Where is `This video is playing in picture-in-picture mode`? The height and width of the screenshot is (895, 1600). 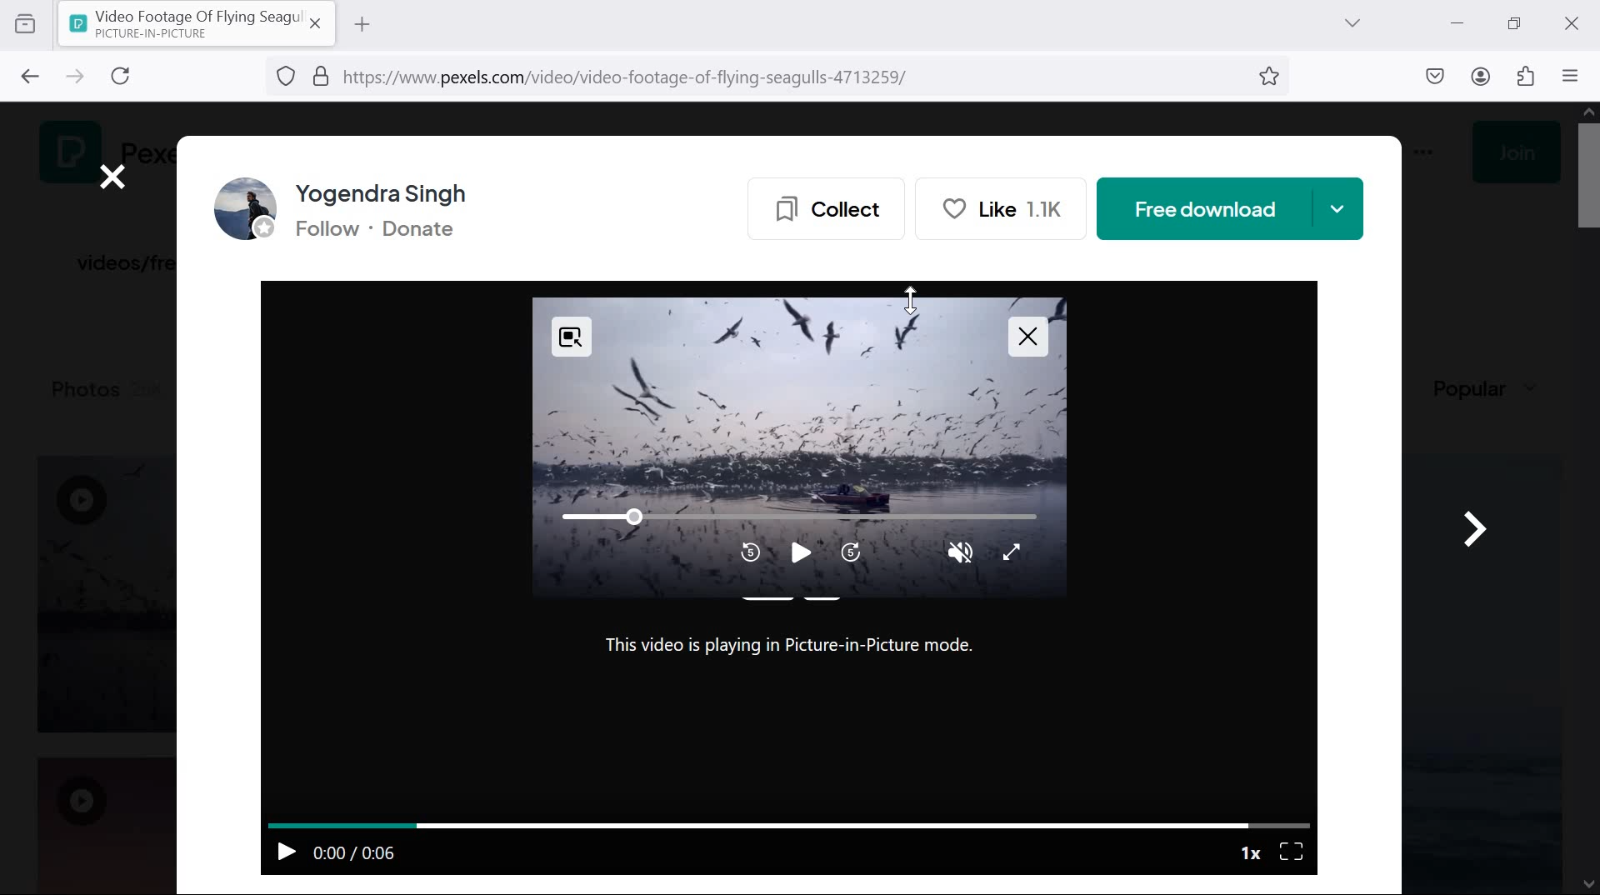 This video is playing in picture-in-picture mode is located at coordinates (796, 652).